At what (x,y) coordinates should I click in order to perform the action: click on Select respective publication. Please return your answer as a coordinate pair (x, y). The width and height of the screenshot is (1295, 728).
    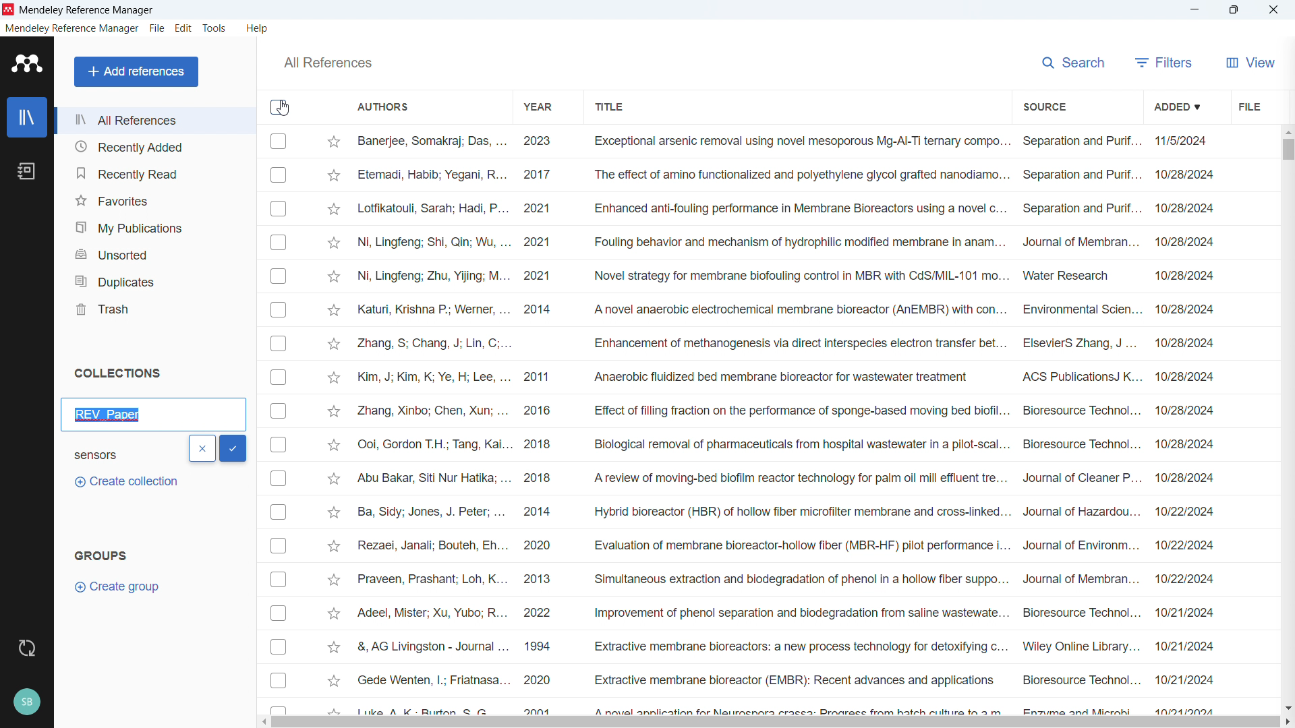
    Looking at the image, I should click on (279, 580).